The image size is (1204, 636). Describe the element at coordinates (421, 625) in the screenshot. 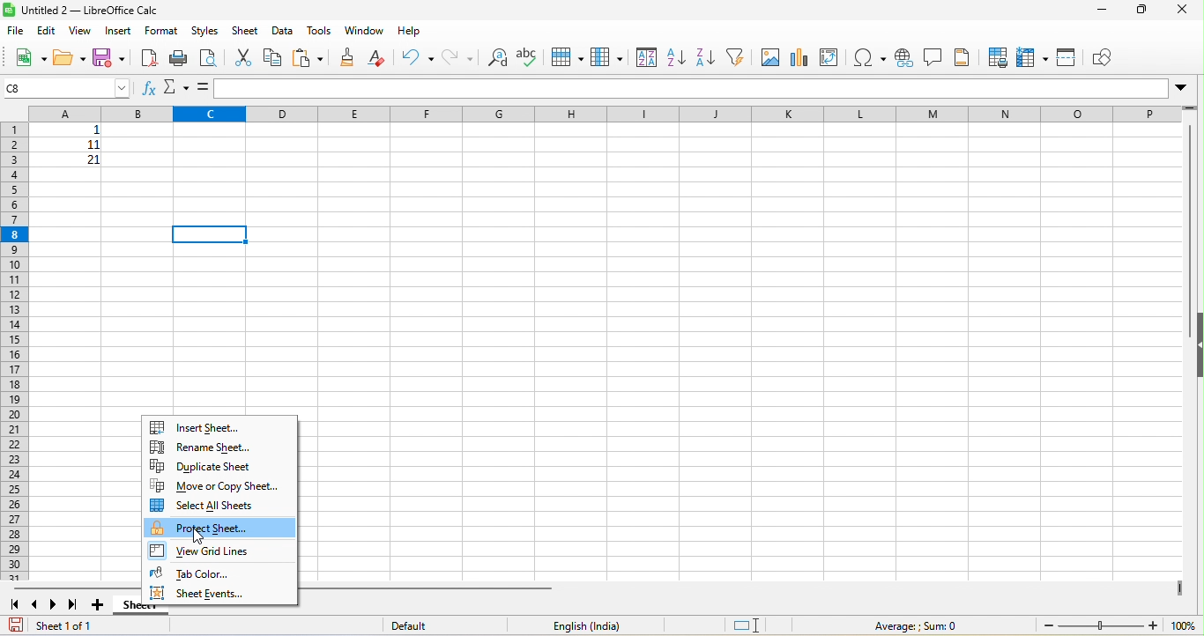

I see `default` at that location.